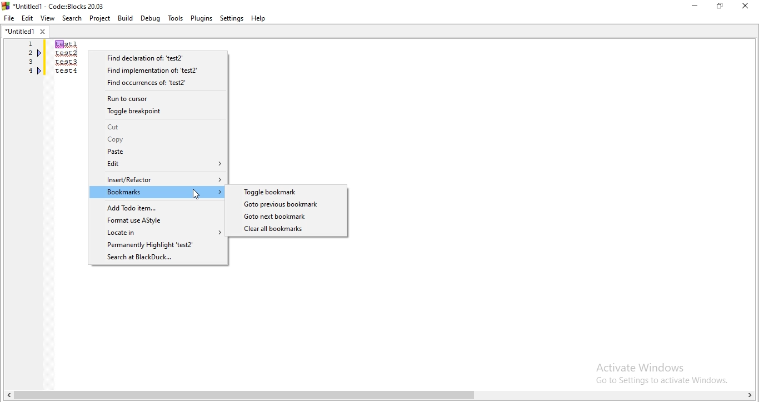 The height and width of the screenshot is (402, 759). I want to click on Find declaration of: "test2" , so click(159, 58).